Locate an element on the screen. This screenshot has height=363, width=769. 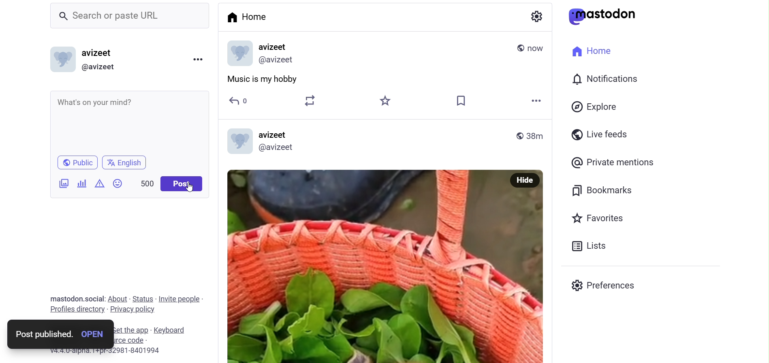
Data Content is located at coordinates (100, 183).